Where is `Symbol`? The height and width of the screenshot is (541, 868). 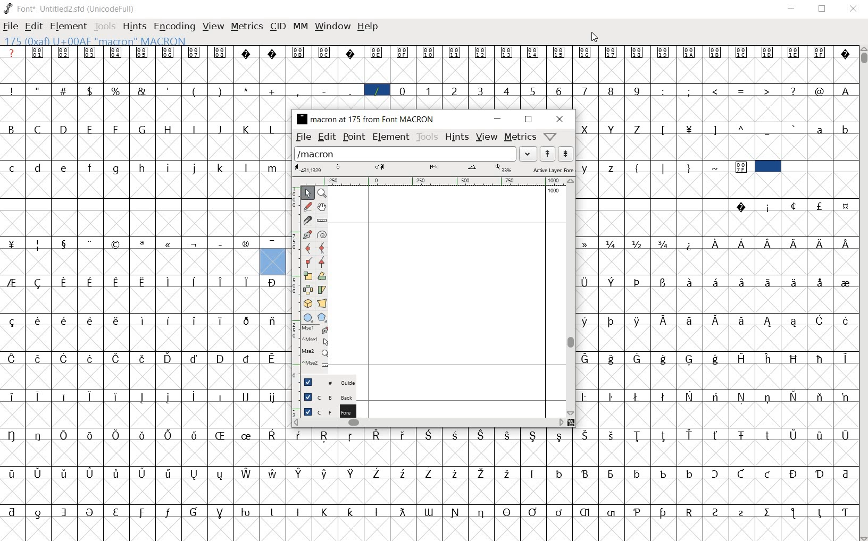 Symbol is located at coordinates (820, 205).